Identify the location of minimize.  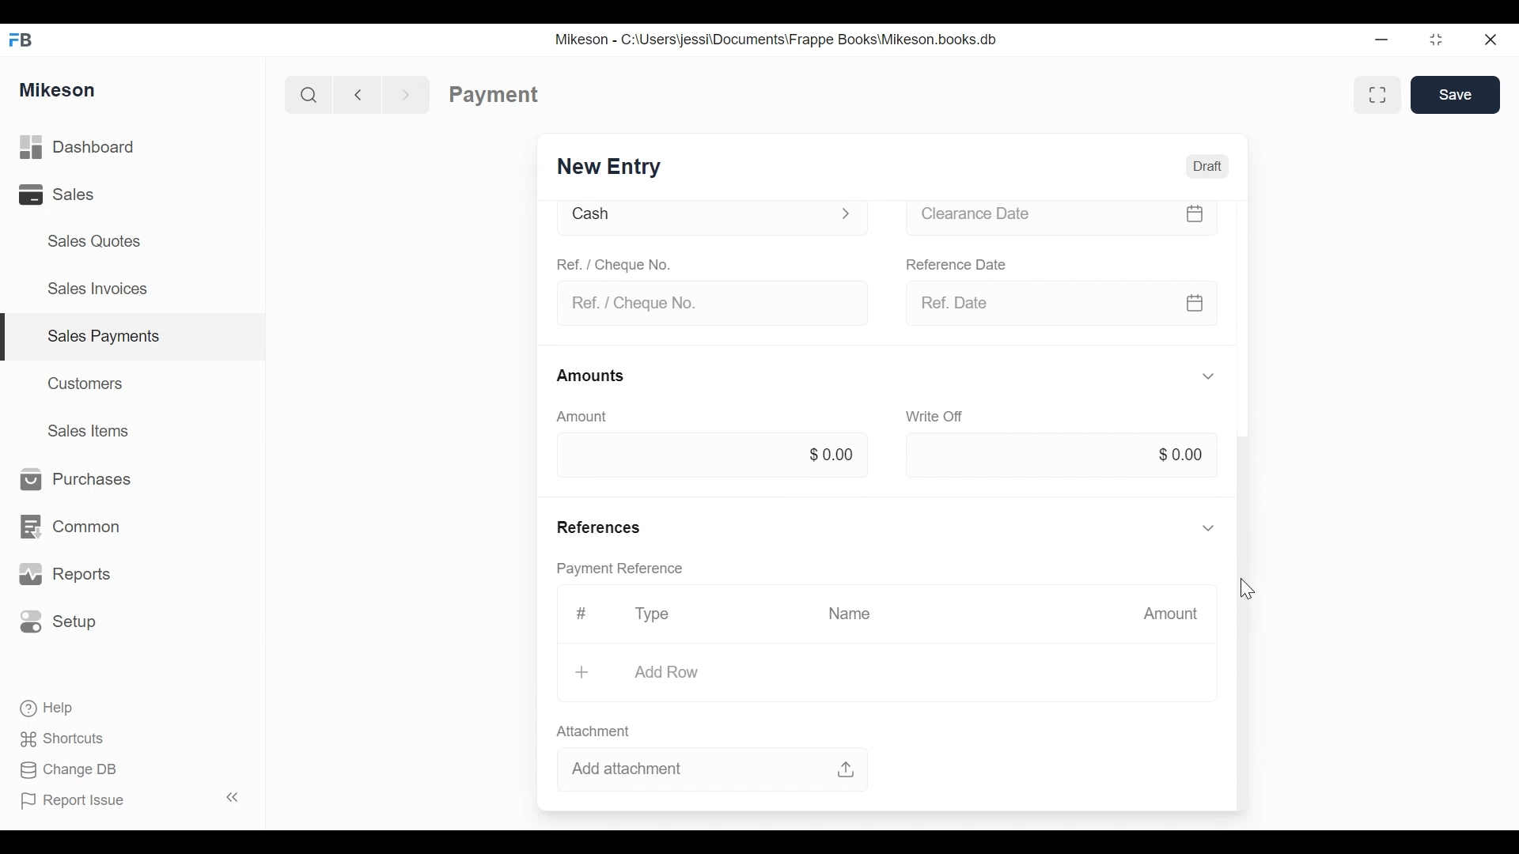
(1386, 39).